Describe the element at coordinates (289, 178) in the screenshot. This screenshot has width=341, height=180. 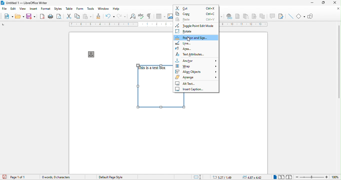
I see `book view` at that location.